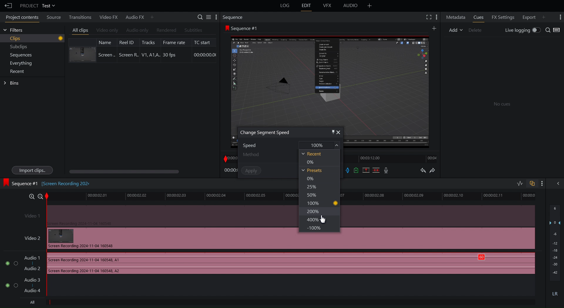 The height and width of the screenshot is (308, 564). What do you see at coordinates (23, 63) in the screenshot?
I see `` at bounding box center [23, 63].